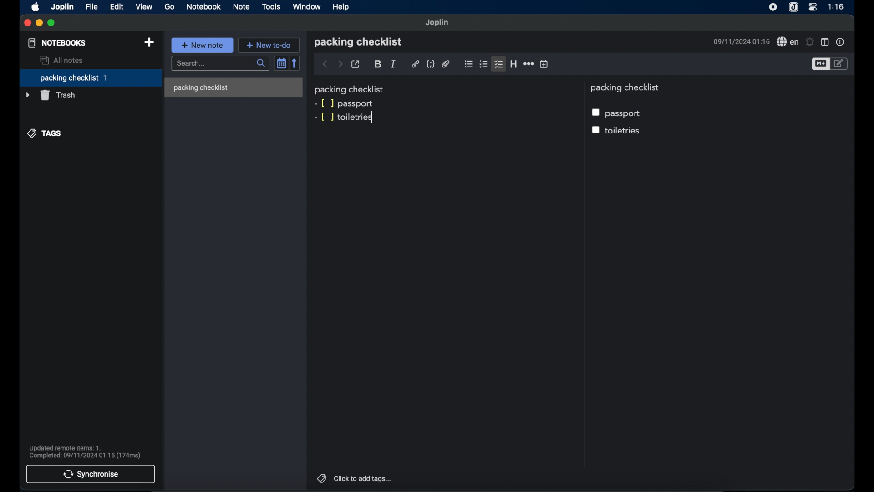 The image size is (874, 492). What do you see at coordinates (378, 64) in the screenshot?
I see `bold` at bounding box center [378, 64].